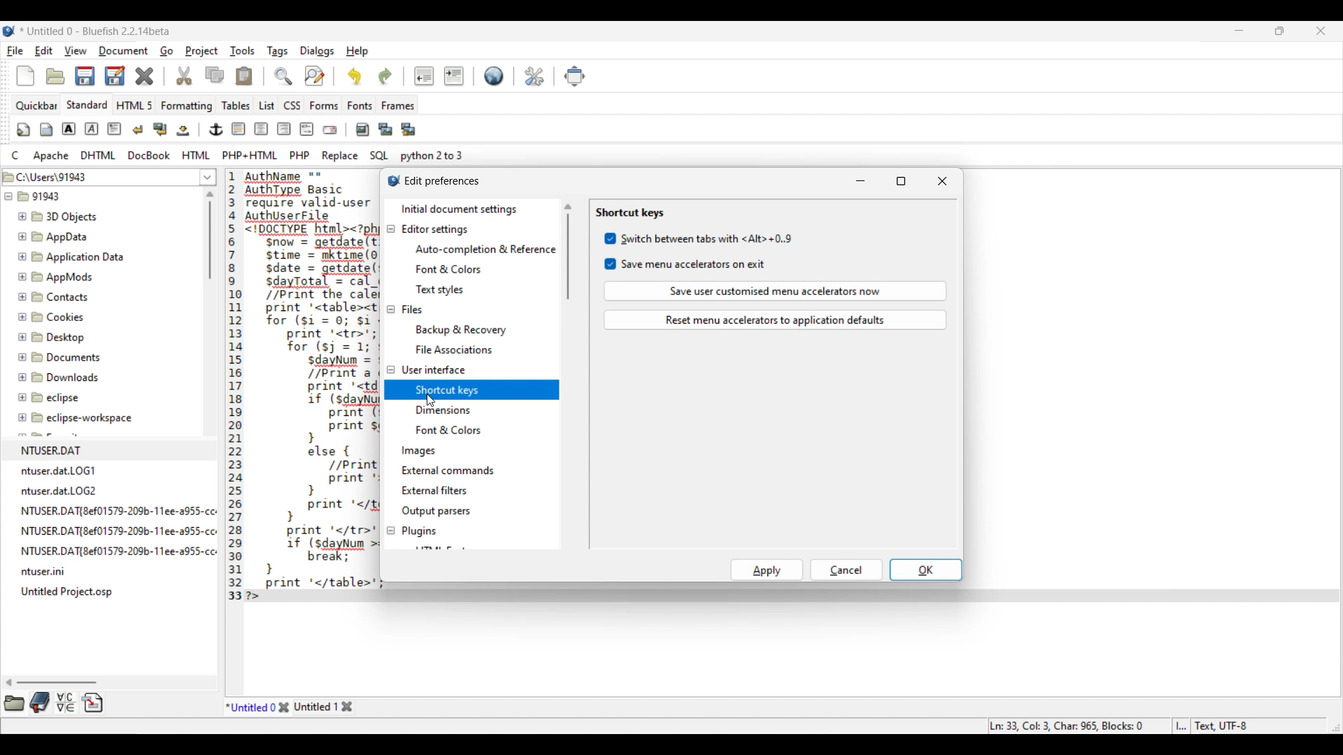  What do you see at coordinates (846, 570) in the screenshot?
I see `Cancel` at bounding box center [846, 570].